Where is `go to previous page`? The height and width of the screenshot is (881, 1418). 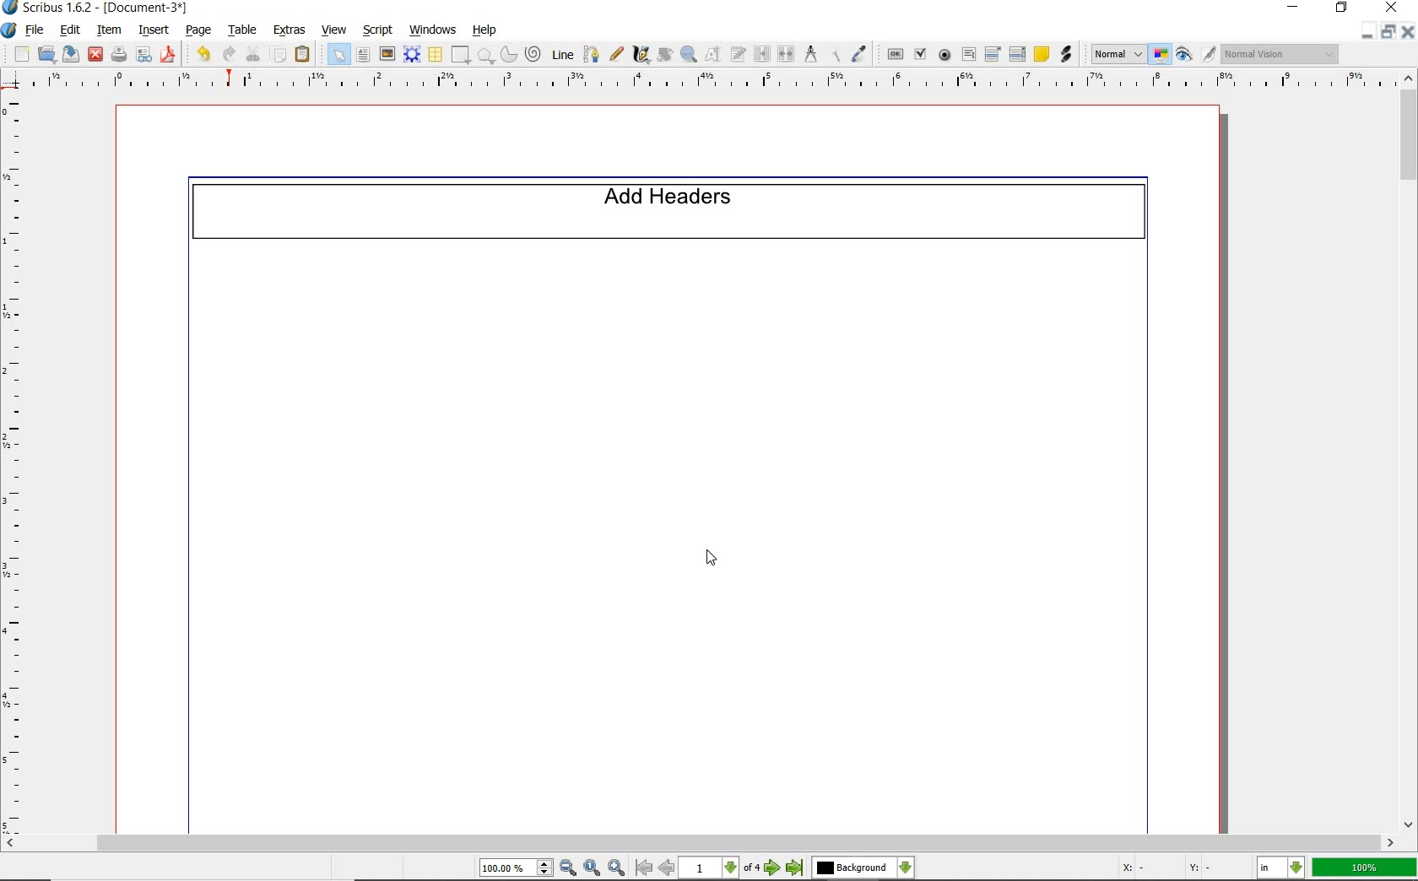 go to previous page is located at coordinates (668, 868).